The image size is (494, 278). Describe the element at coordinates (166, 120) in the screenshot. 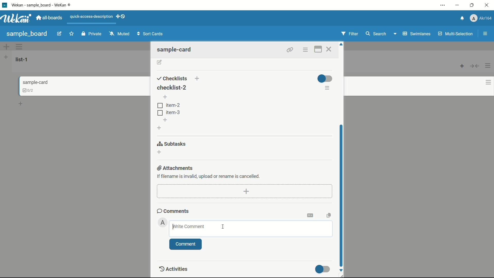

I see `add item` at that location.